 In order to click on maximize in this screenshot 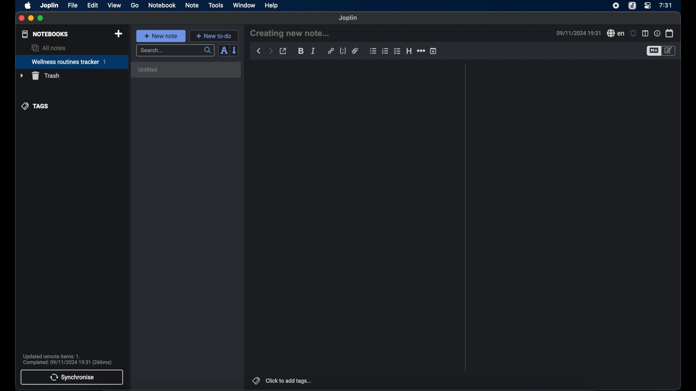, I will do `click(41, 18)`.